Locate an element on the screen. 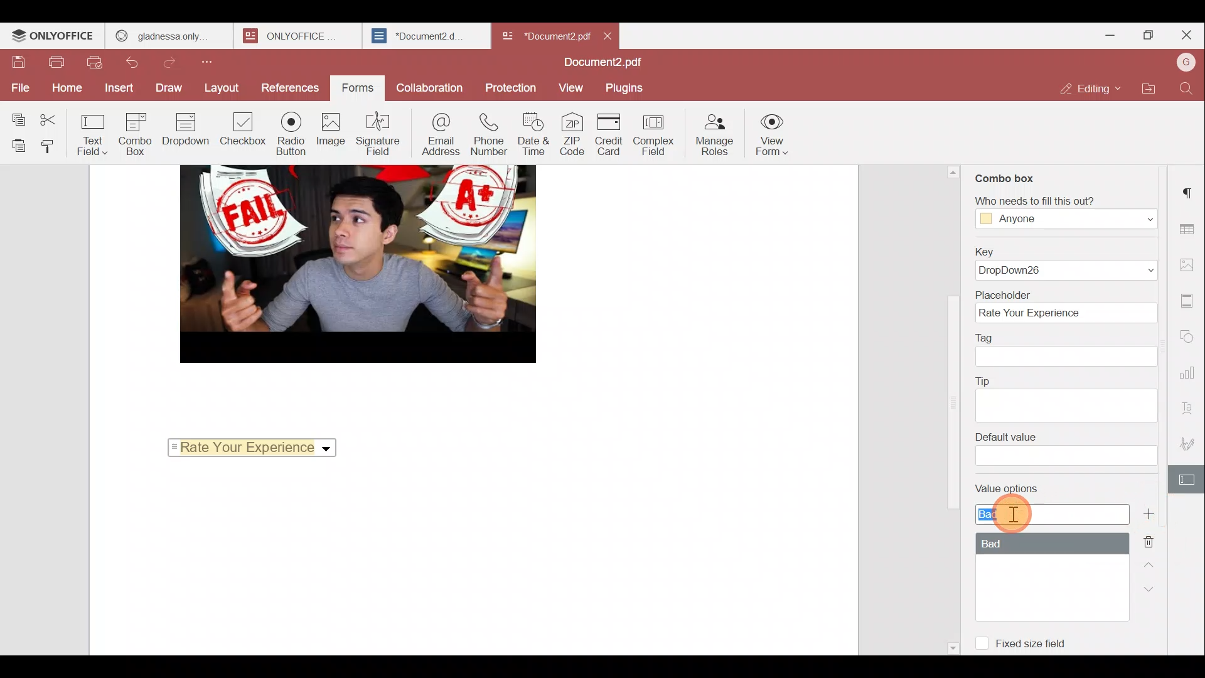 The height and width of the screenshot is (678, 1205). Remove value is located at coordinates (1151, 542).